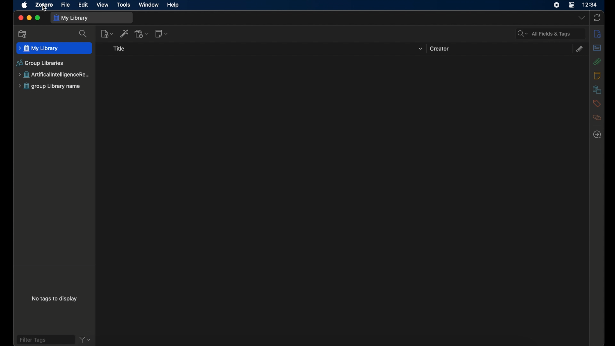  What do you see at coordinates (162, 34) in the screenshot?
I see `new note` at bounding box center [162, 34].